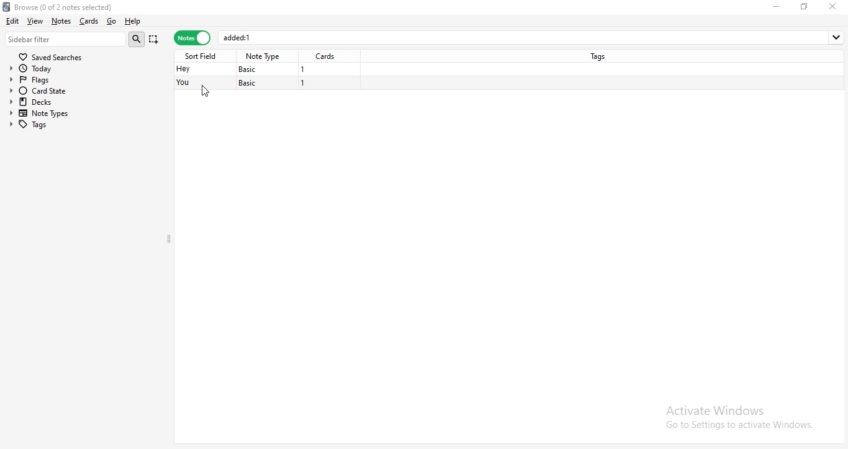  What do you see at coordinates (155, 40) in the screenshot?
I see `append` at bounding box center [155, 40].